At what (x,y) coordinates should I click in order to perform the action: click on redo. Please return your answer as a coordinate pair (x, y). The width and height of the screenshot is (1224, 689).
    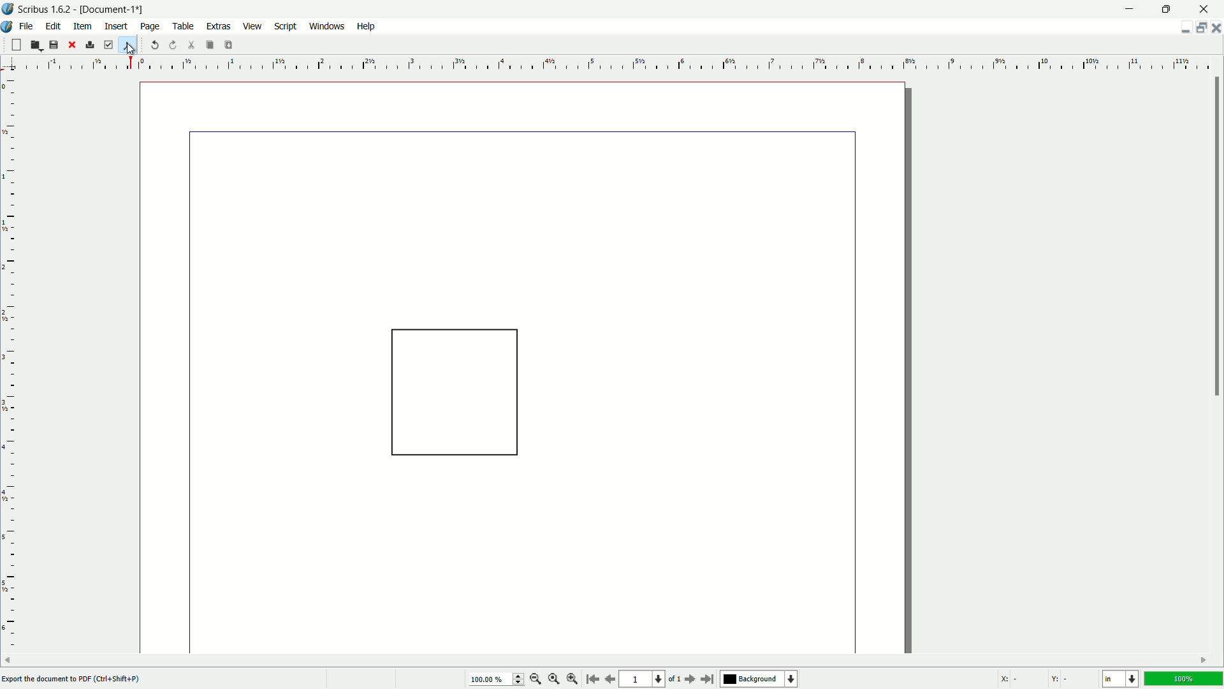
    Looking at the image, I should click on (171, 45).